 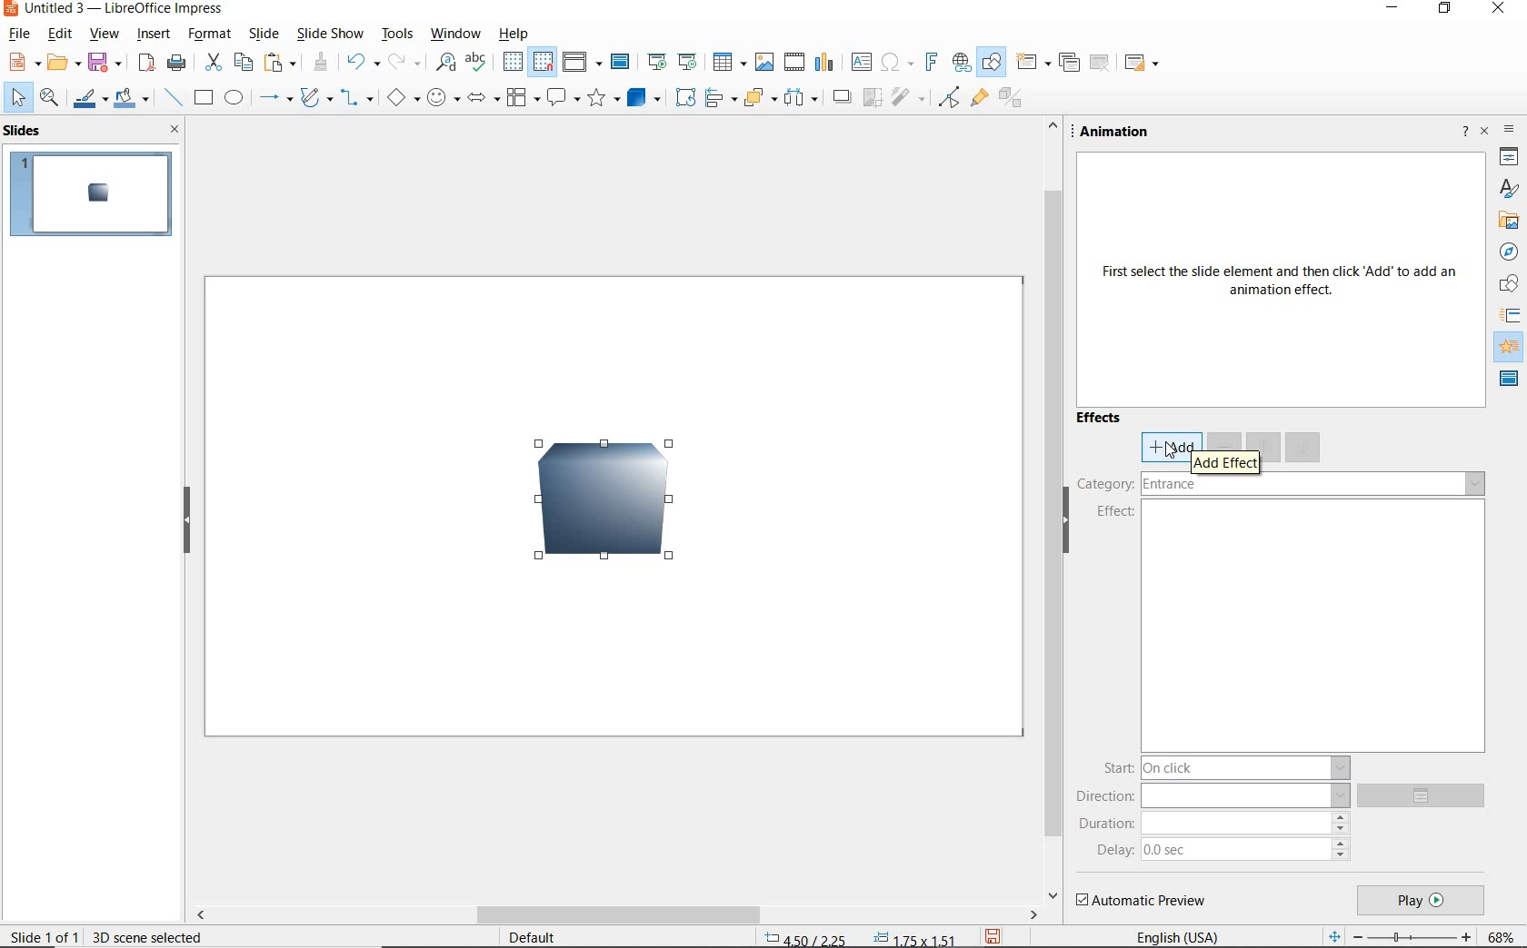 What do you see at coordinates (656, 61) in the screenshot?
I see `start from previous slide` at bounding box center [656, 61].